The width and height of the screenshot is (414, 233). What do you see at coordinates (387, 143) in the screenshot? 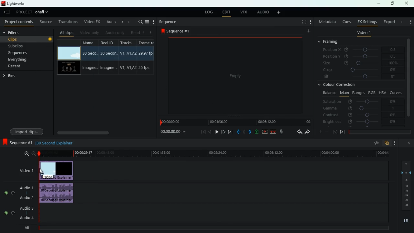
I see `overlap` at bounding box center [387, 143].